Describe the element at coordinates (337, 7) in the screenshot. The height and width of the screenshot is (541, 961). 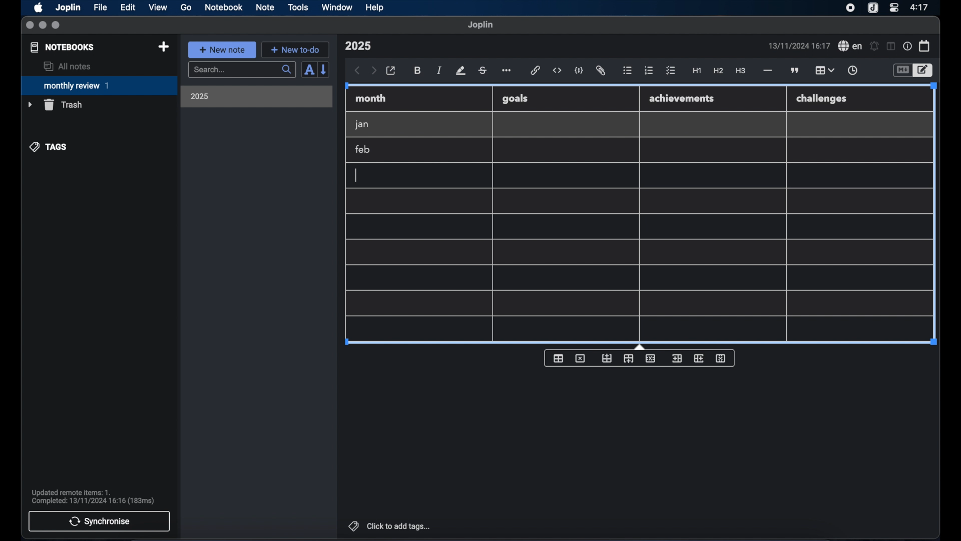
I see `window` at that location.